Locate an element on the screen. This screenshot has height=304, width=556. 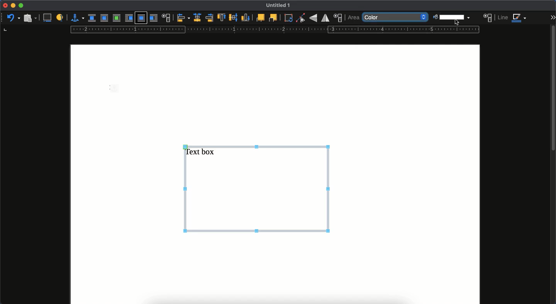
rotate horizontally  is located at coordinates (325, 18).